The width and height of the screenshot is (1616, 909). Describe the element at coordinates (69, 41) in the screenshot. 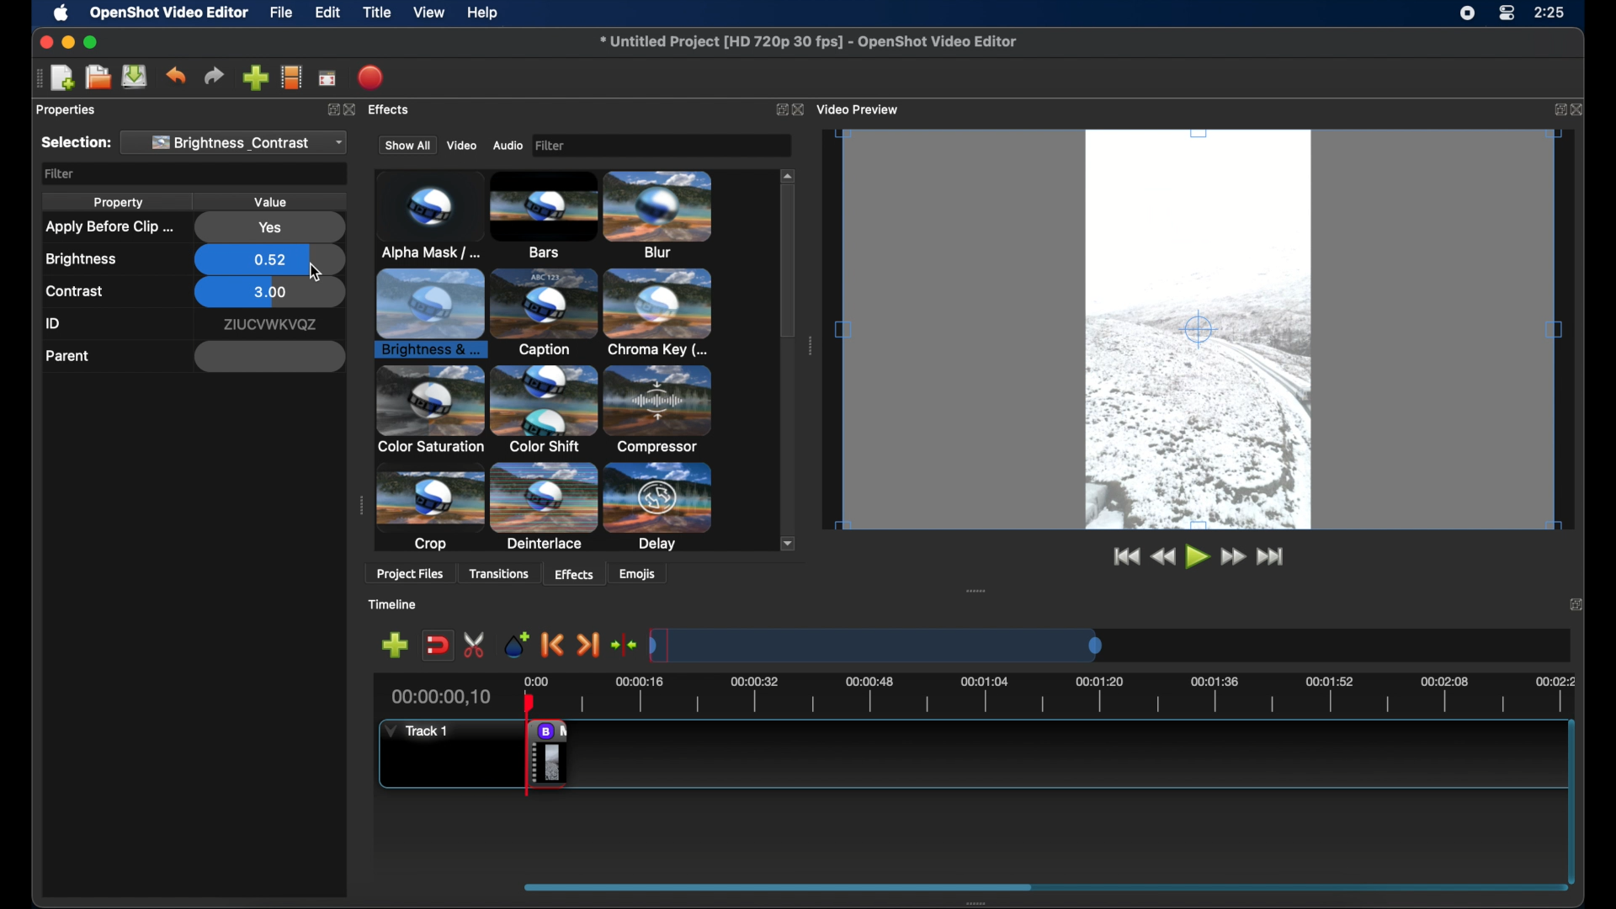

I see `minimize` at that location.